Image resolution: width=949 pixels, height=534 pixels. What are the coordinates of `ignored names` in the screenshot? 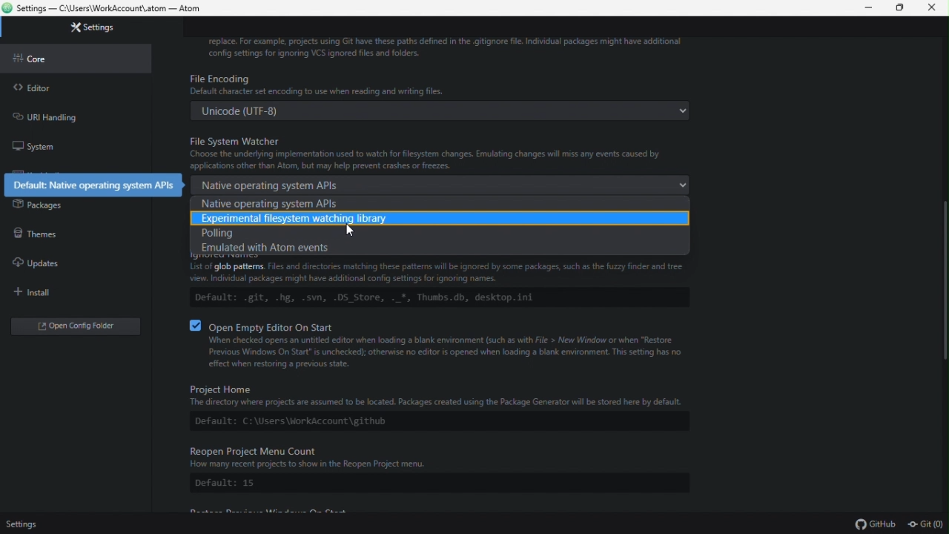 It's located at (446, 286).